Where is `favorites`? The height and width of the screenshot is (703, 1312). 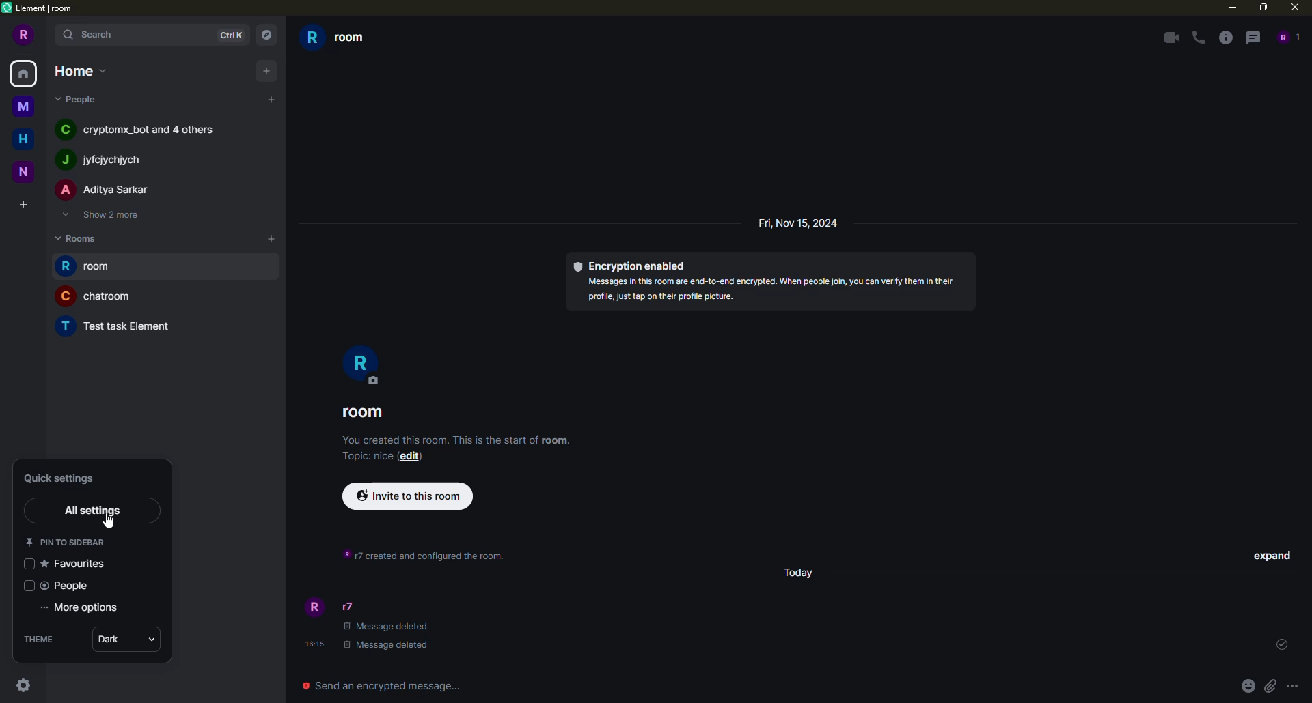 favorites is located at coordinates (79, 563).